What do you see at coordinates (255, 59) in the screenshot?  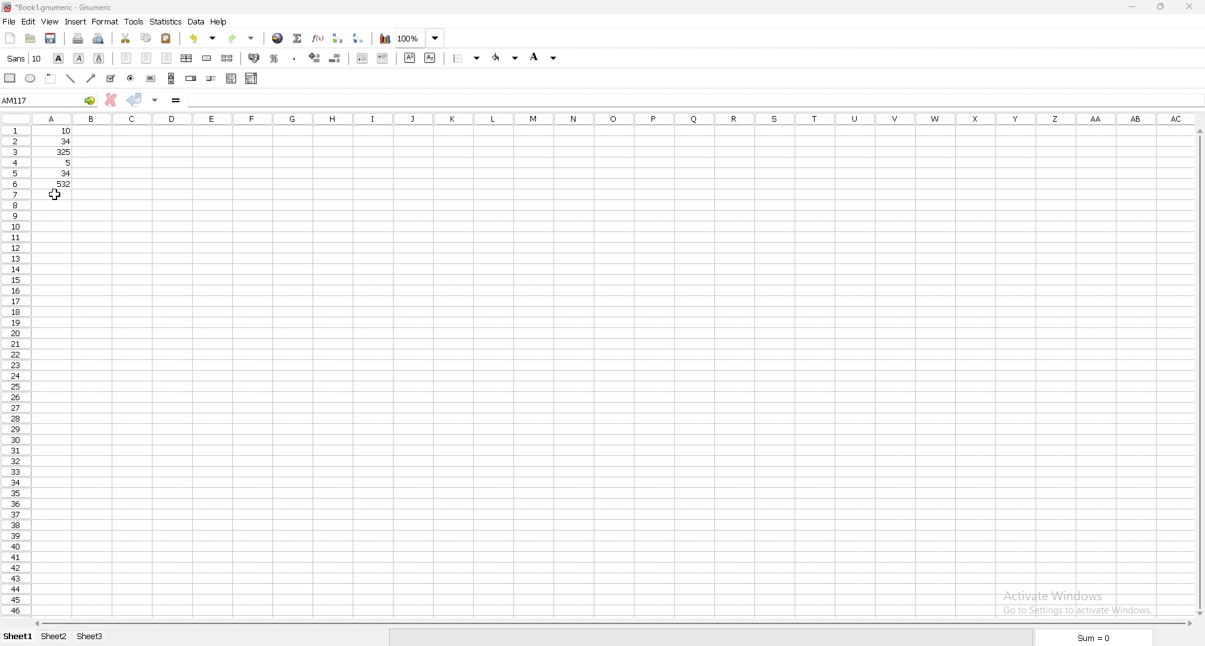 I see `accounting` at bounding box center [255, 59].